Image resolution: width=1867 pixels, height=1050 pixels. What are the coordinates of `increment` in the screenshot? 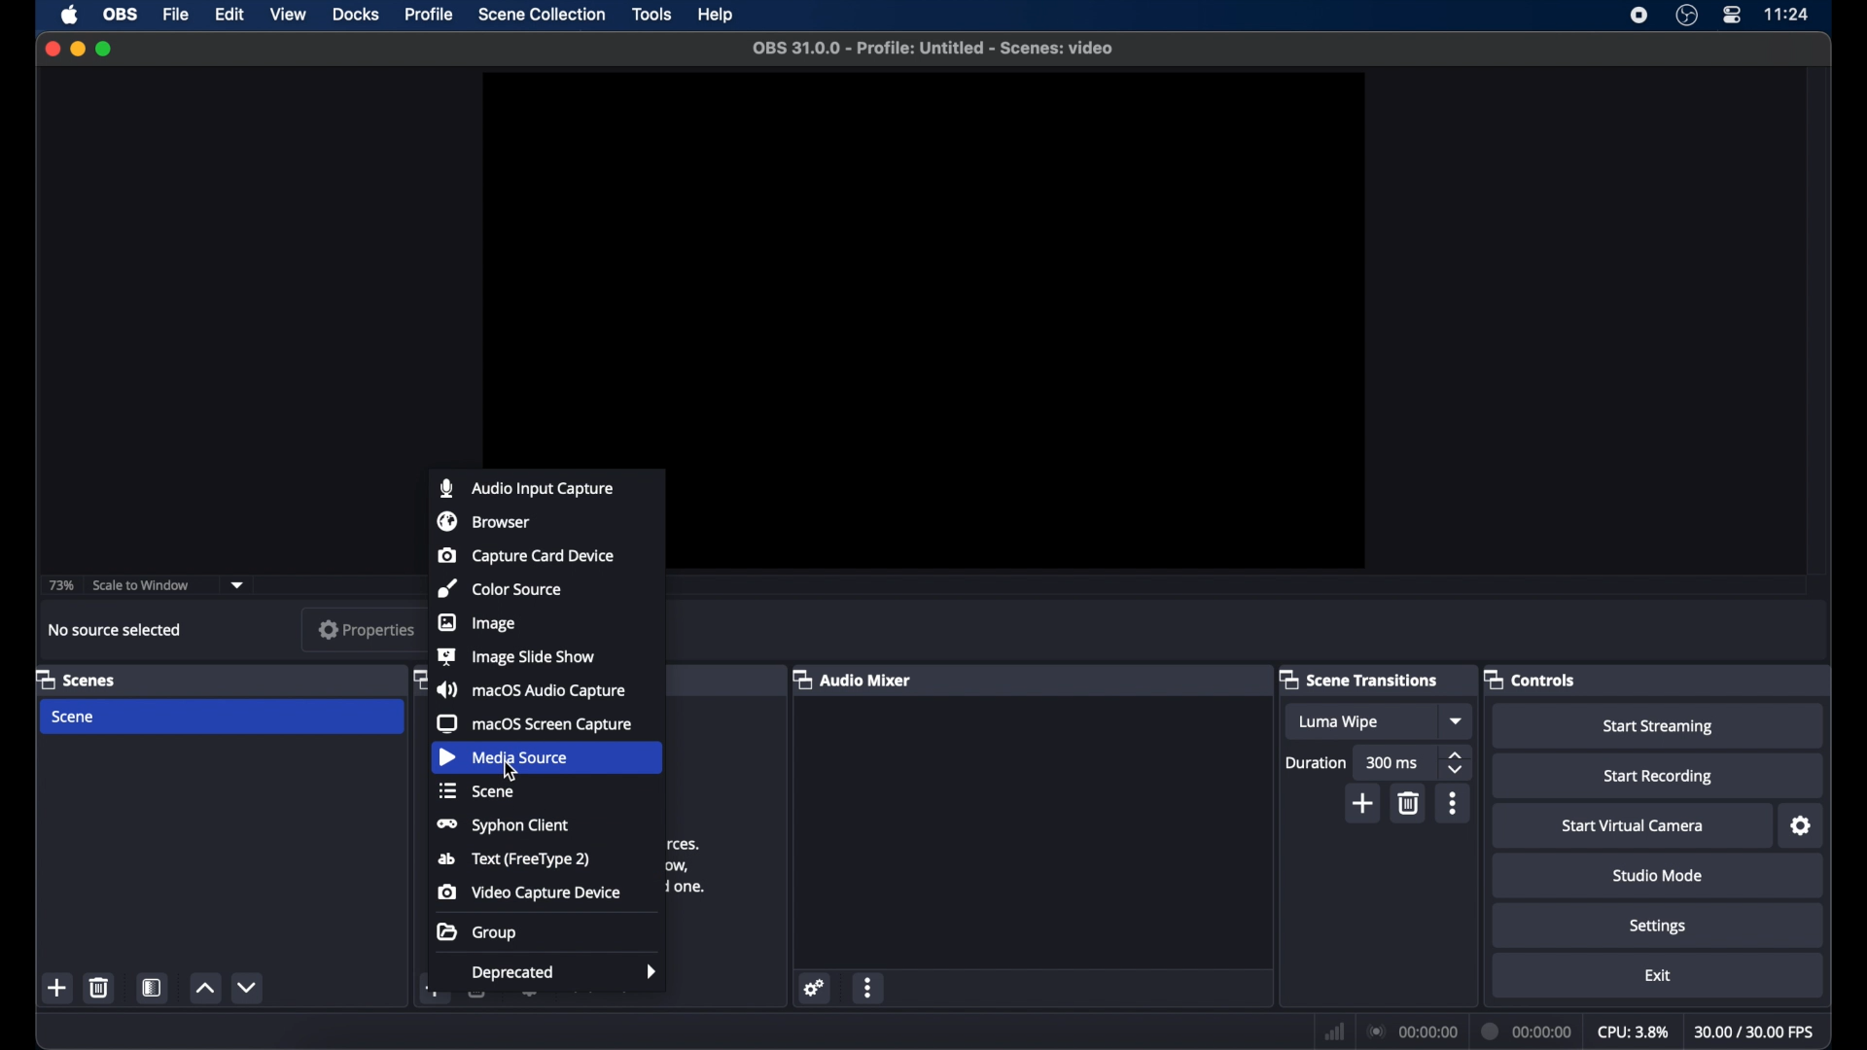 It's located at (582, 993).